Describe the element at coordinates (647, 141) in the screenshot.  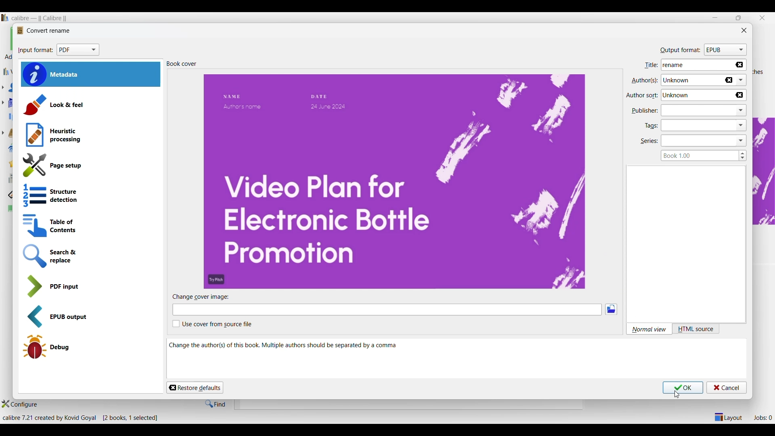
I see `series` at that location.